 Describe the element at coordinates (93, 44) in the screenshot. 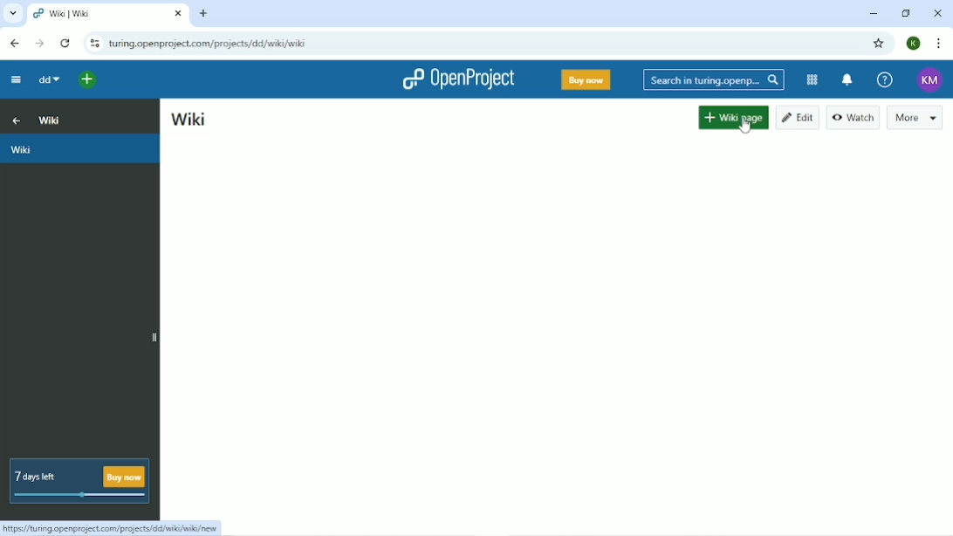

I see `View site information` at that location.